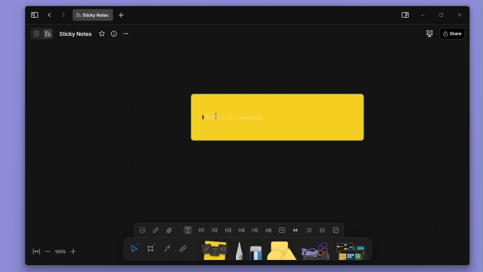 The height and width of the screenshot is (272, 483). Describe the element at coordinates (284, 230) in the screenshot. I see `toogle buttons` at that location.